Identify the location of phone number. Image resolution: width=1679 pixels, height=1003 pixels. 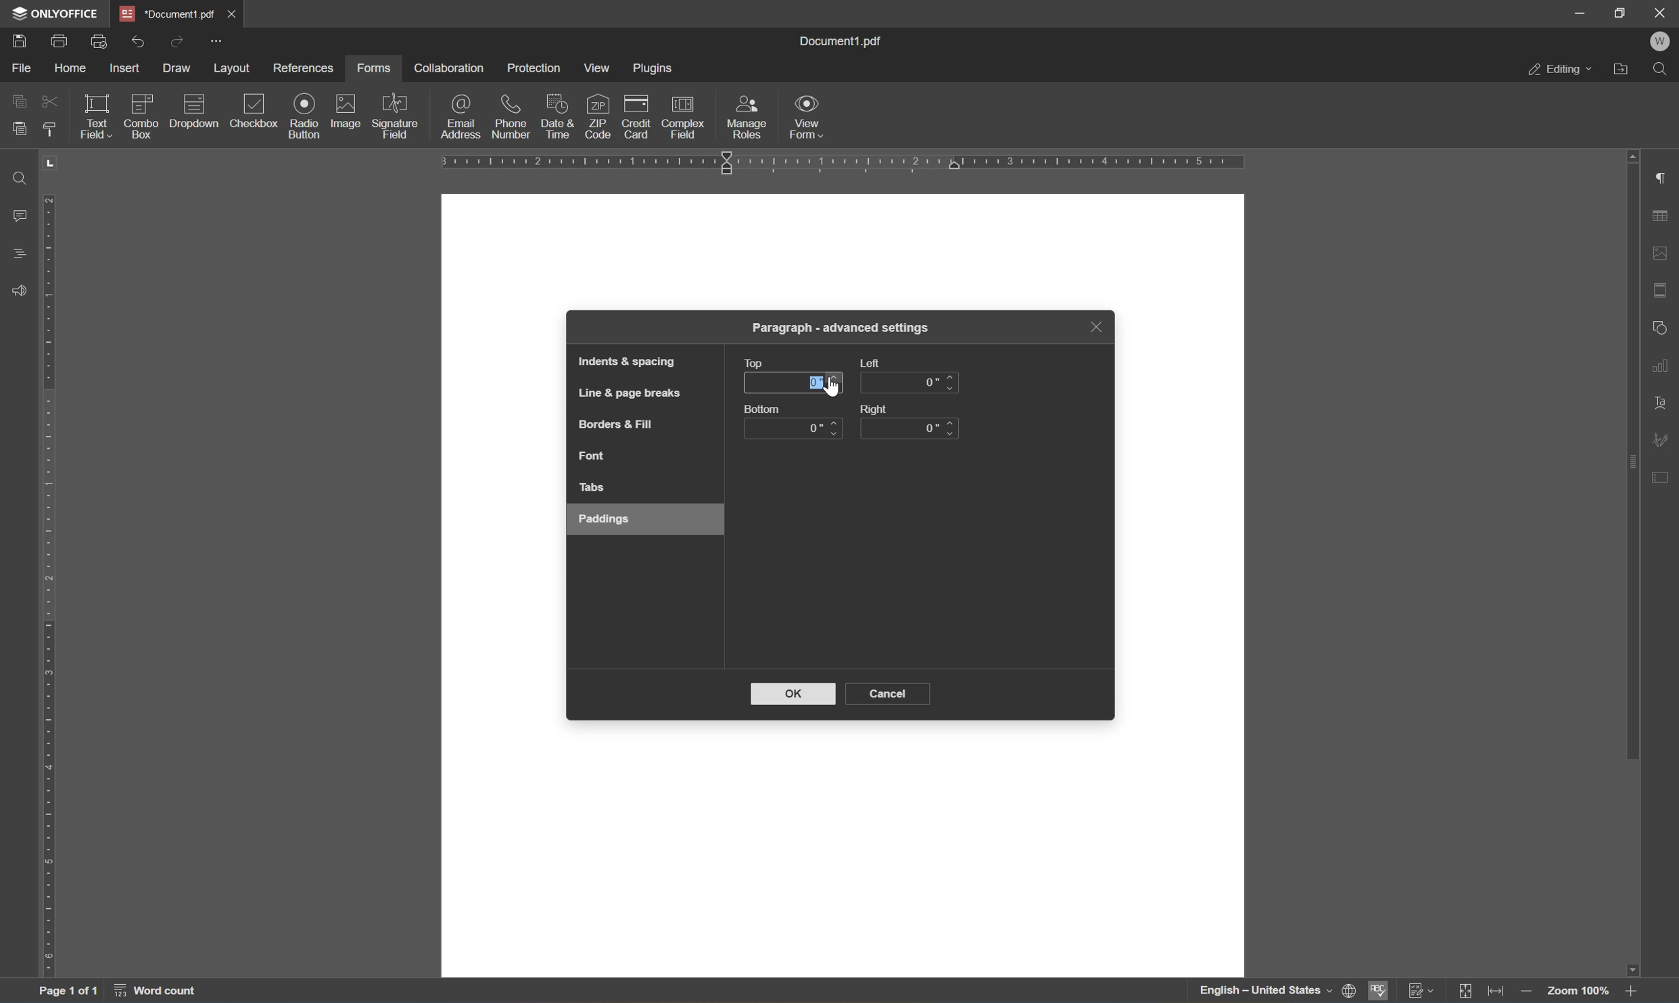
(509, 117).